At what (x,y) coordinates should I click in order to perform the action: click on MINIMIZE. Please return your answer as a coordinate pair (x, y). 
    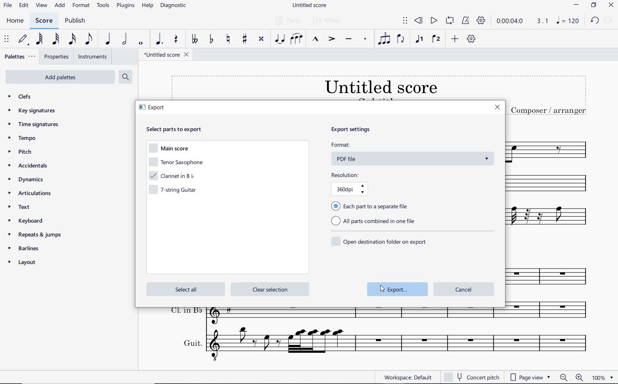
    Looking at the image, I should click on (576, 5).